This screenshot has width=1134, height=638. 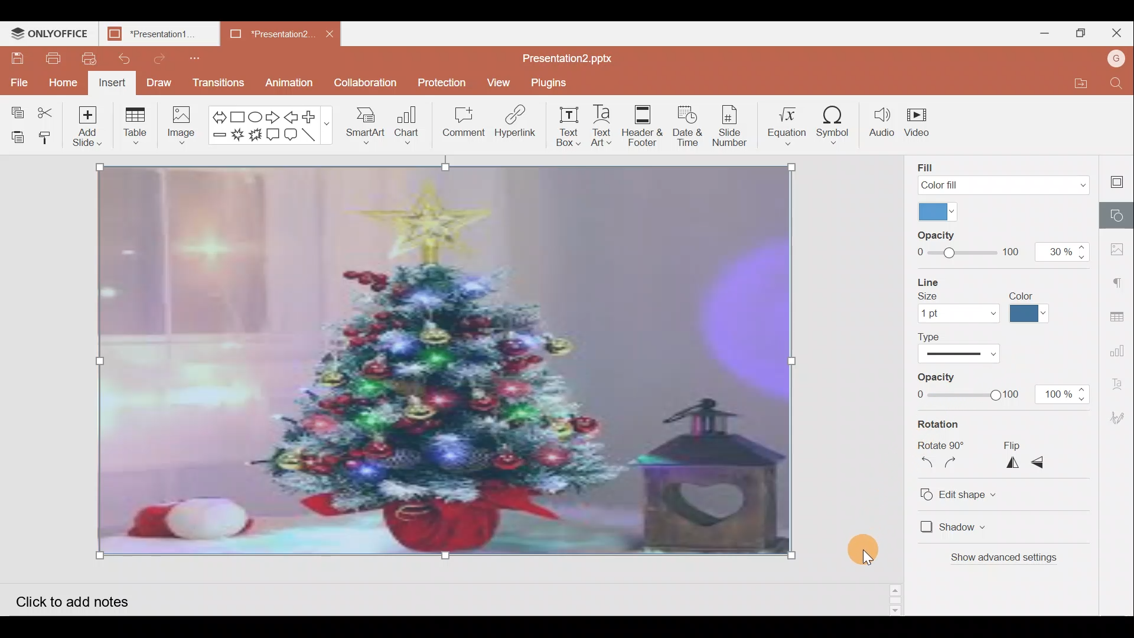 What do you see at coordinates (1122, 278) in the screenshot?
I see `Paragraph settings` at bounding box center [1122, 278].